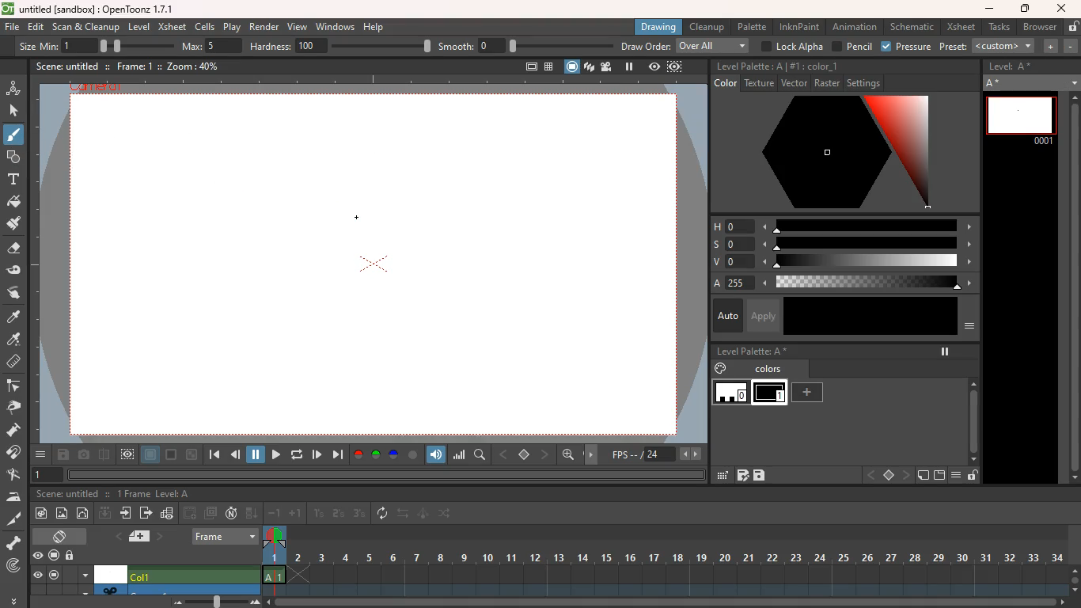 The width and height of the screenshot is (1081, 608). What do you see at coordinates (274, 454) in the screenshot?
I see `forward` at bounding box center [274, 454].